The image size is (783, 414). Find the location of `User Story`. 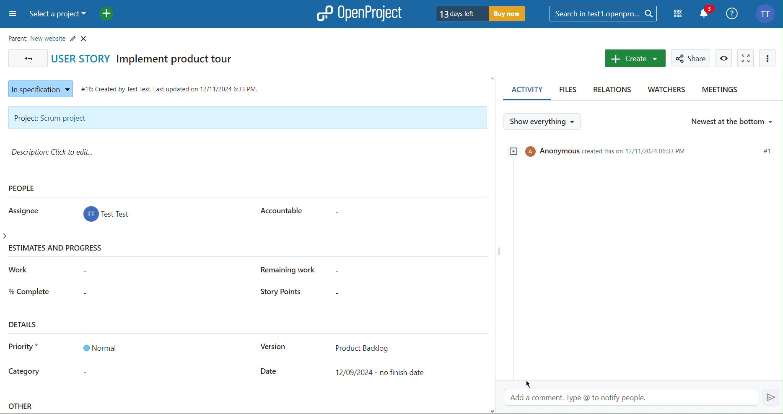

User Story is located at coordinates (147, 58).